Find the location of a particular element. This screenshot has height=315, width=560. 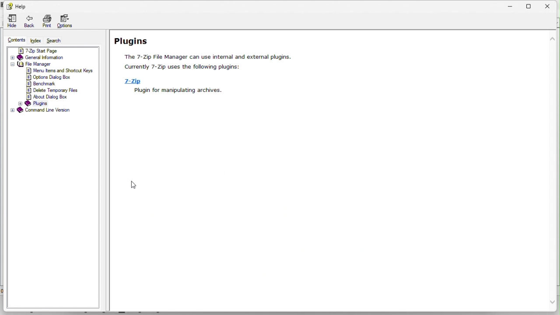

Command line version is located at coordinates (43, 111).